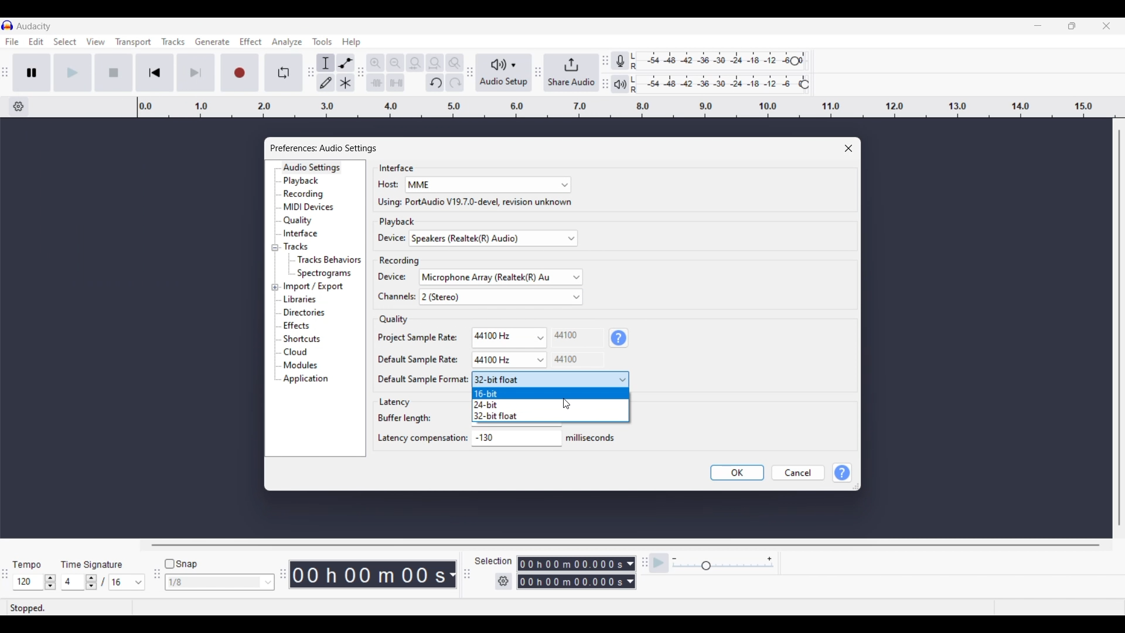 This screenshot has width=1125, height=633. I want to click on View menu, so click(96, 42).